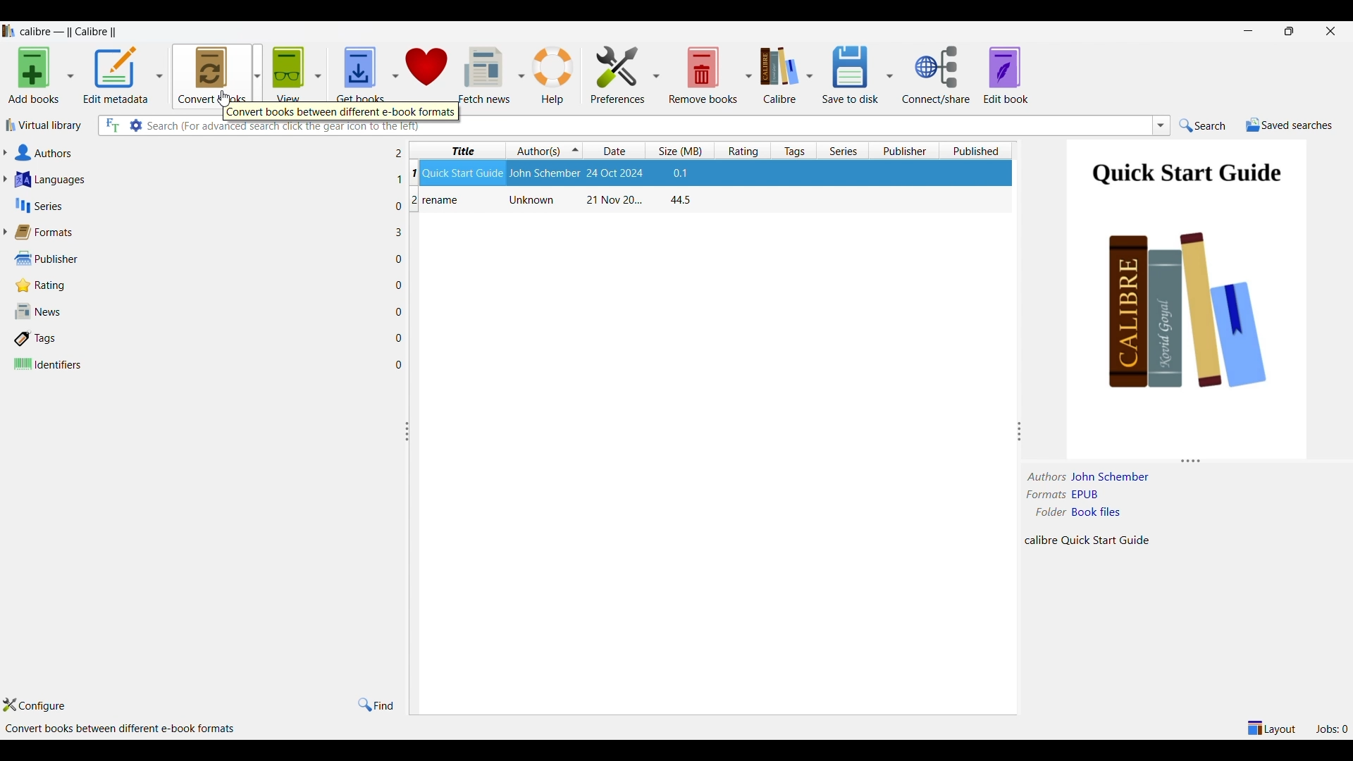 Image resolution: width=1353 pixels, height=761 pixels. Describe the element at coordinates (71, 32) in the screenshot. I see `Software name` at that location.